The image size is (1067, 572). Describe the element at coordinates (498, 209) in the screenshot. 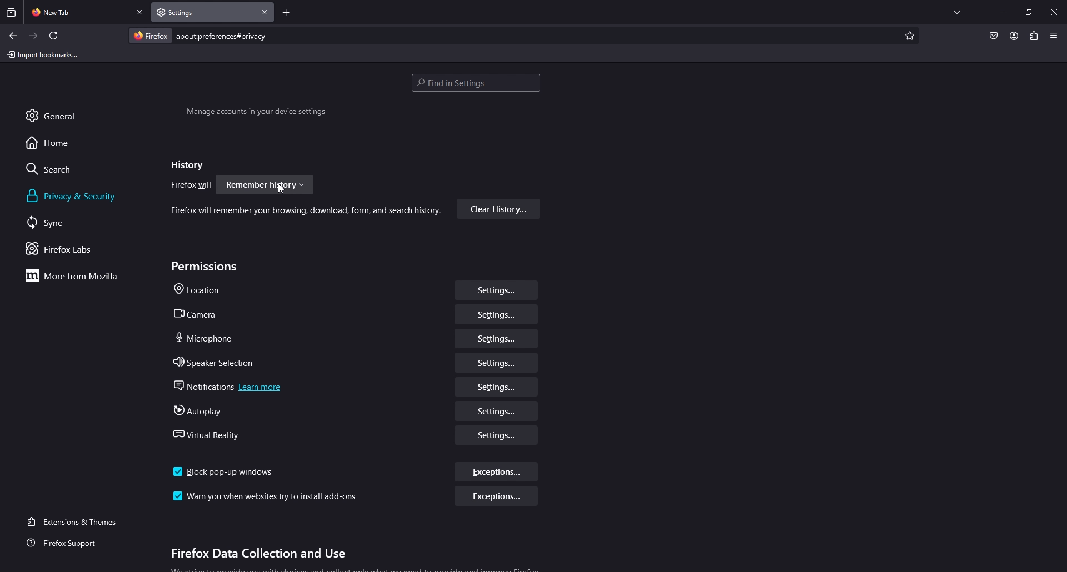

I see `clear history` at that location.